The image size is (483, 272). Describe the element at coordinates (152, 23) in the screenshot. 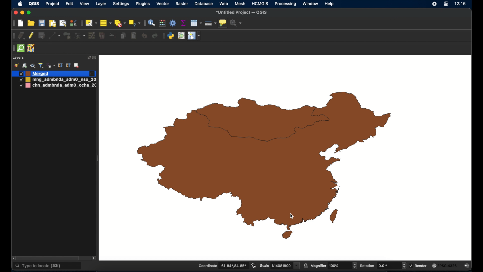

I see `identify features` at that location.